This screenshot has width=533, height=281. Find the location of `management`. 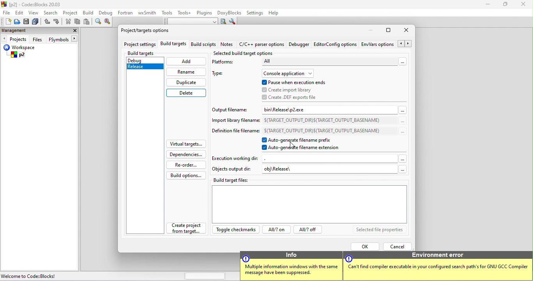

management is located at coordinates (14, 30).